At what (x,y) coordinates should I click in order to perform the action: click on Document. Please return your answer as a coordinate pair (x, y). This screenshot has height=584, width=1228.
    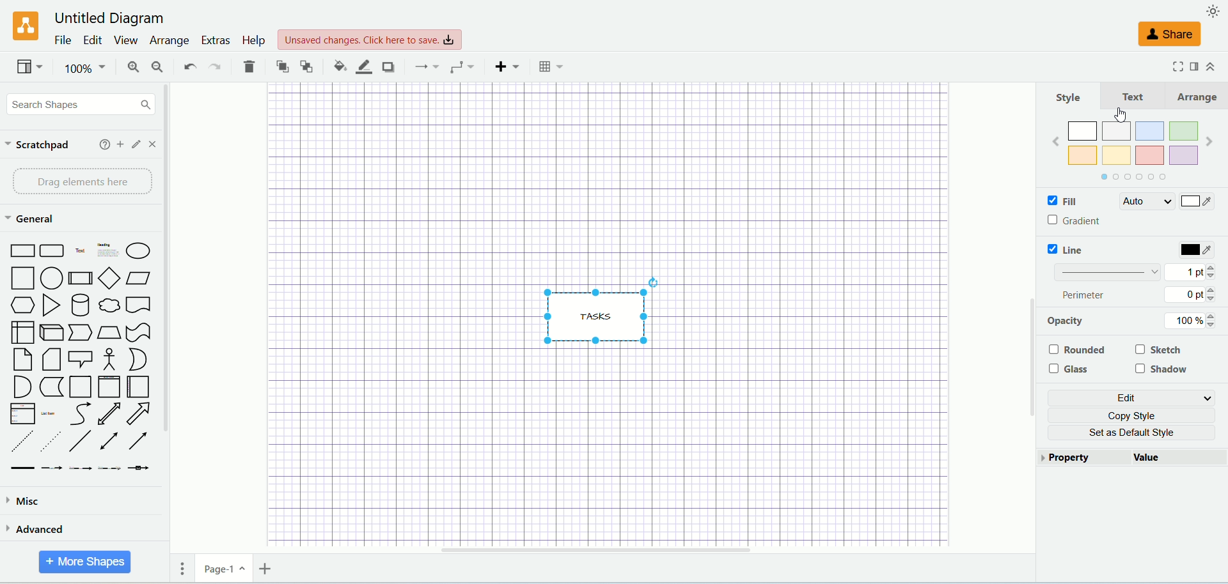
    Looking at the image, I should click on (139, 305).